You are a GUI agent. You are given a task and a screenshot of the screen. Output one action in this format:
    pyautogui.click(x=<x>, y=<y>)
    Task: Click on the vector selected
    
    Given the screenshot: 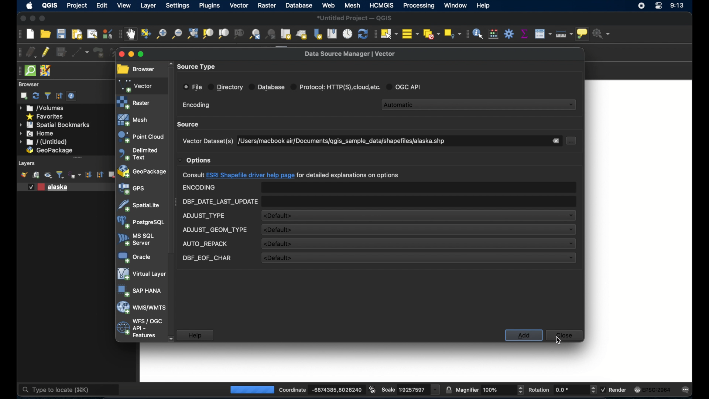 What is the action you would take?
    pyautogui.click(x=136, y=85)
    